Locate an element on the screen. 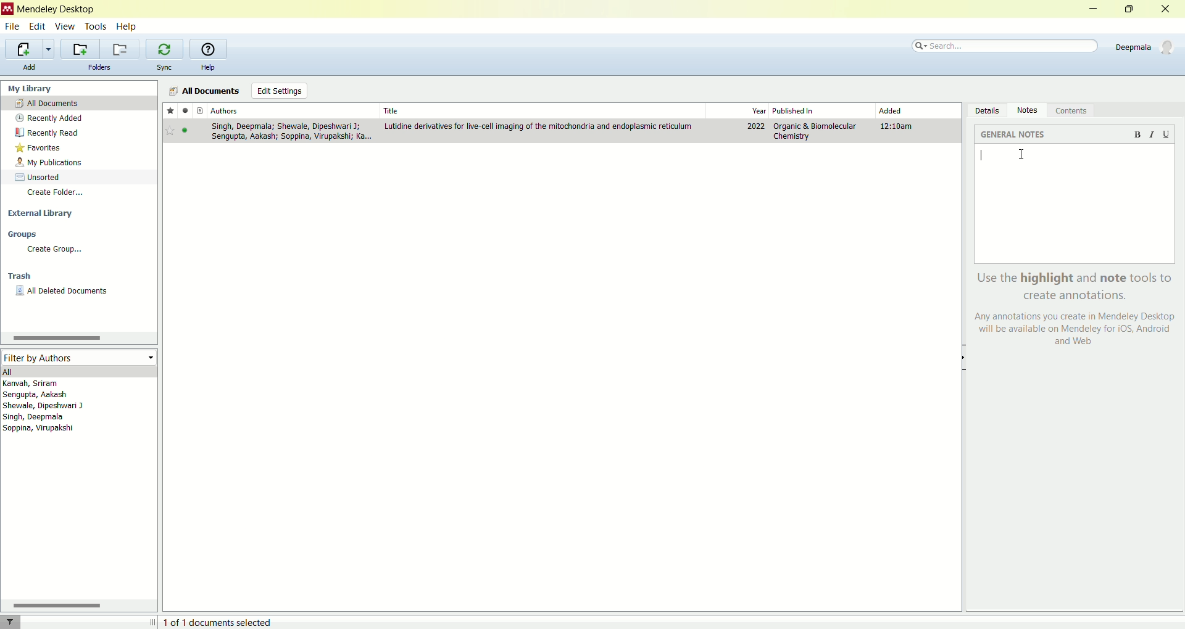 Image resolution: width=1185 pixels, height=629 pixels. underline is located at coordinates (1166, 134).